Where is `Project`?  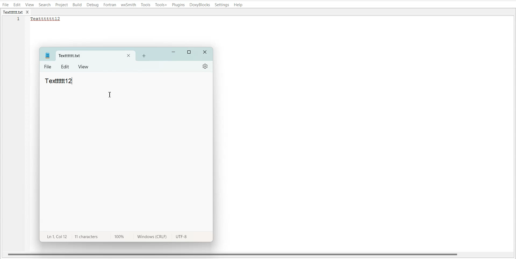
Project is located at coordinates (61, 5).